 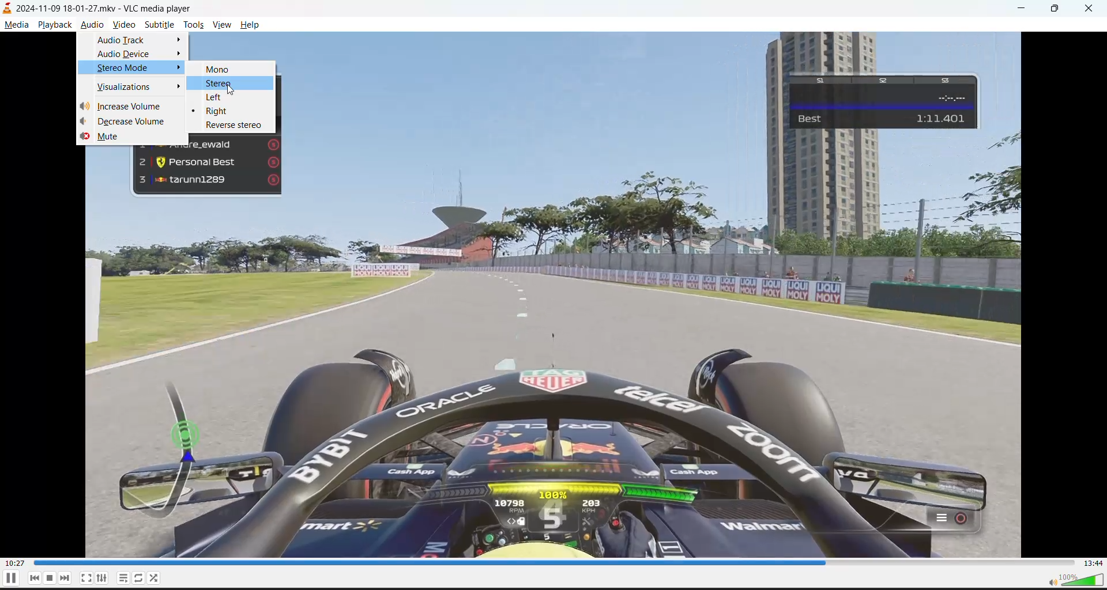 I want to click on tools, so click(x=193, y=24).